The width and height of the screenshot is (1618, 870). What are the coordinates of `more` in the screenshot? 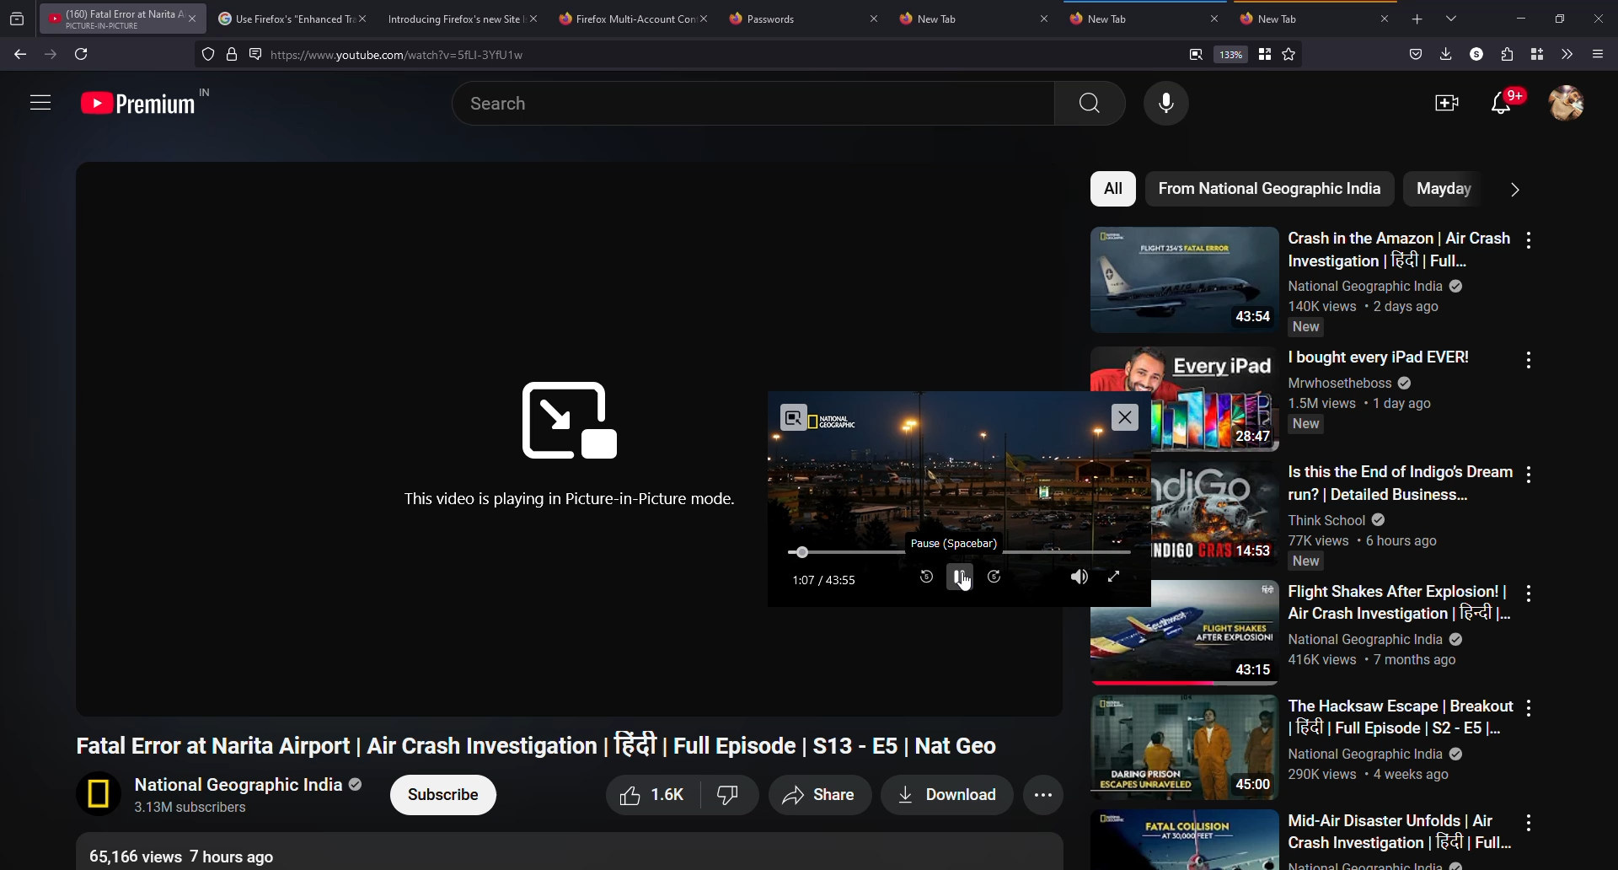 It's located at (1530, 822).